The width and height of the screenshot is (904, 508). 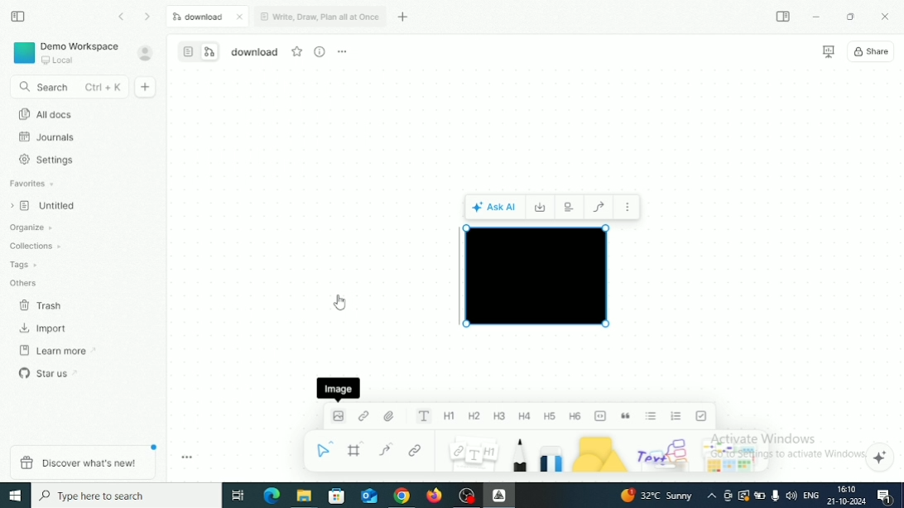 I want to click on To-do list, so click(x=703, y=415).